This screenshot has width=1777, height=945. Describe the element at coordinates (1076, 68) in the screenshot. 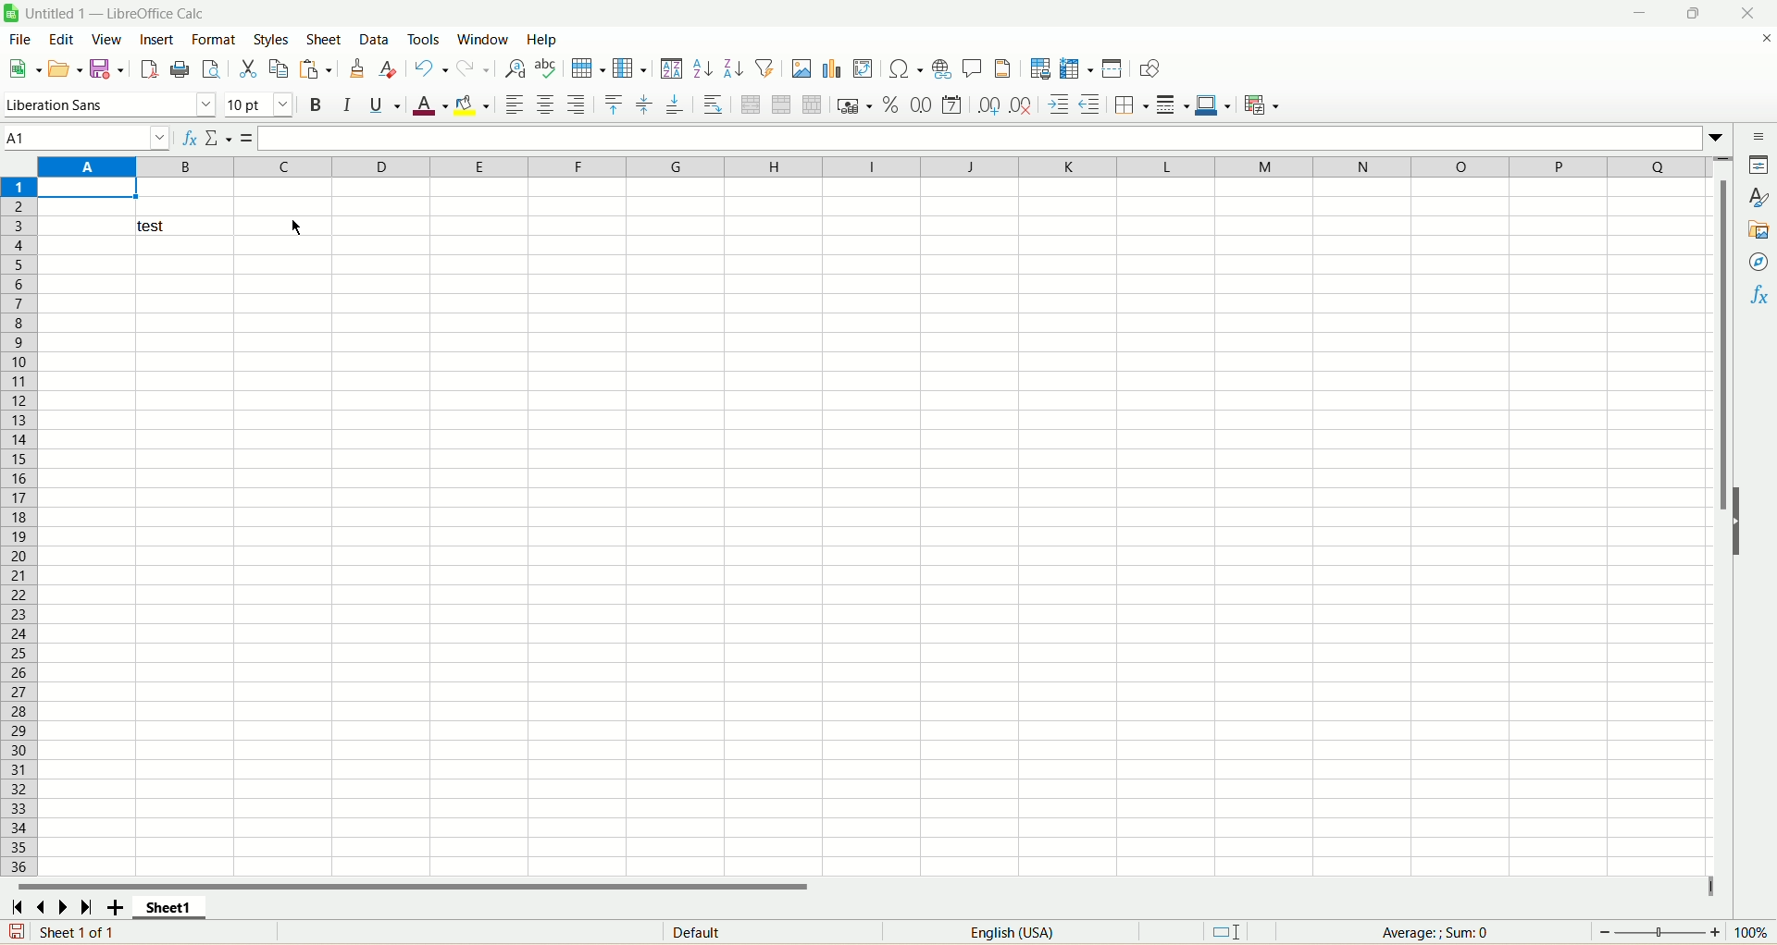

I see `Freeze rows and columns` at that location.